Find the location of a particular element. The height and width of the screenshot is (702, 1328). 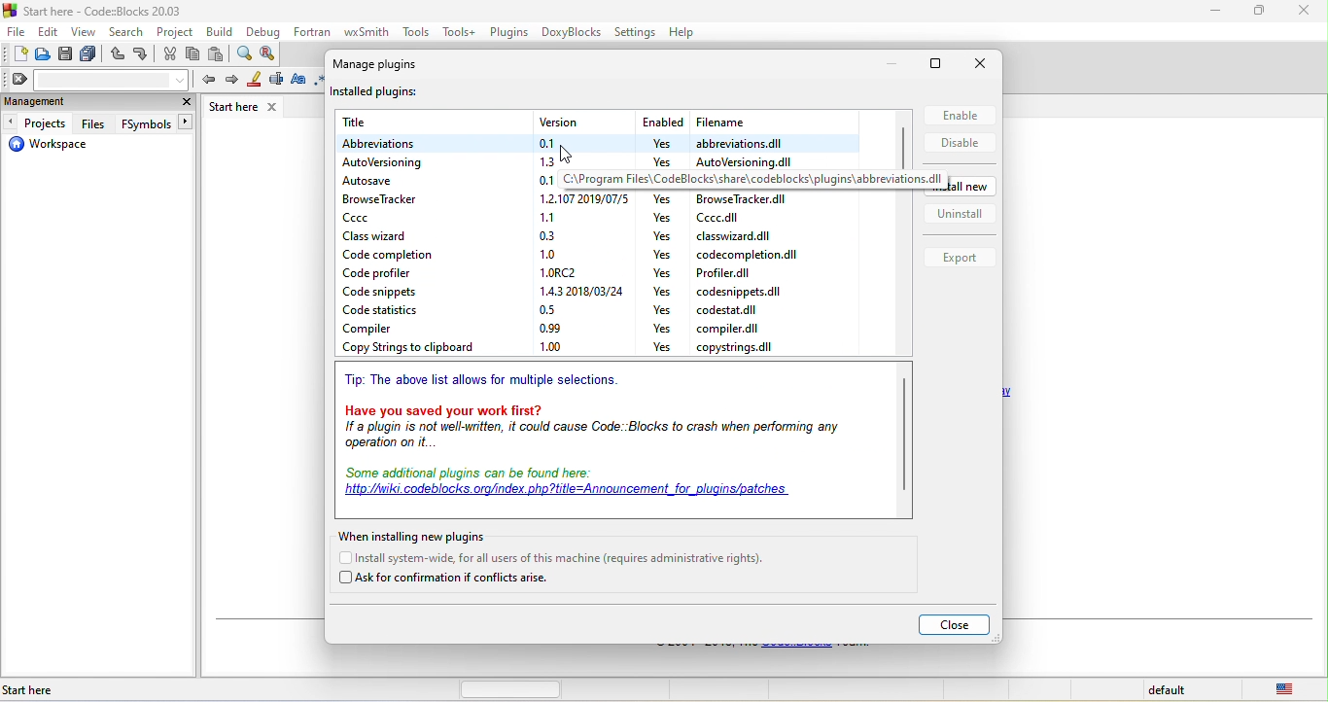

title is located at coordinates (420, 123).